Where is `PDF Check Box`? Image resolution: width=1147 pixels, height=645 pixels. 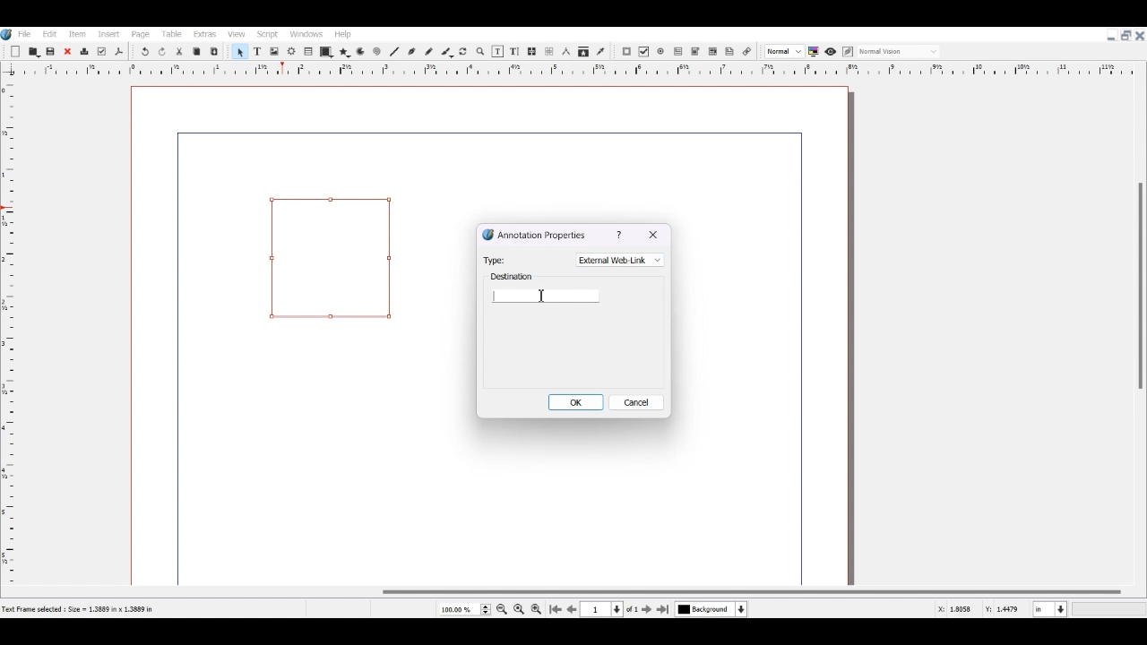 PDF Check Box is located at coordinates (644, 52).